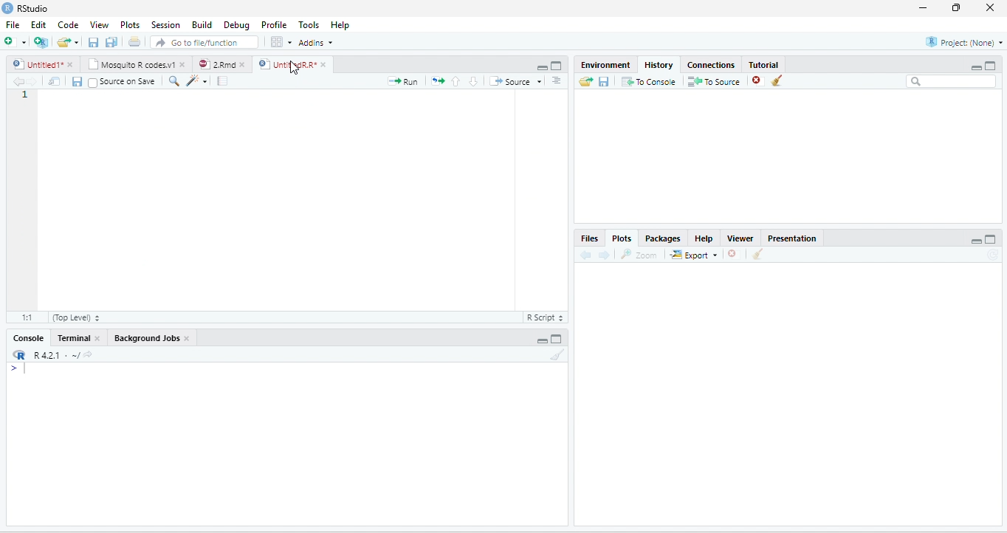  What do you see at coordinates (438, 81) in the screenshot?
I see `Re-run the previous code region` at bounding box center [438, 81].